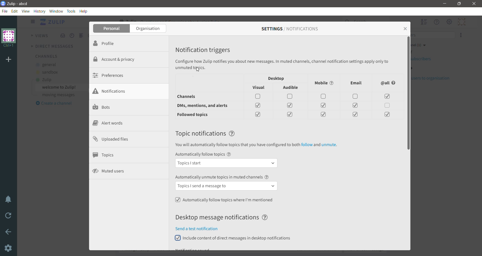 This screenshot has width=482, height=256. Describe the element at coordinates (205, 106) in the screenshot. I see `DMs, mentions, and alerts` at that location.